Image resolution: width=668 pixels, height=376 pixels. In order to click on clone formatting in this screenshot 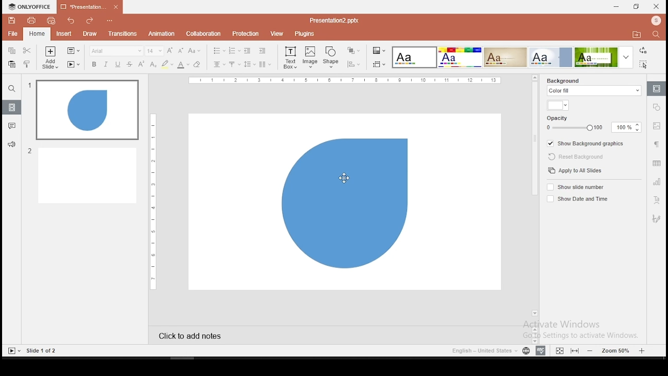, I will do `click(27, 63)`.